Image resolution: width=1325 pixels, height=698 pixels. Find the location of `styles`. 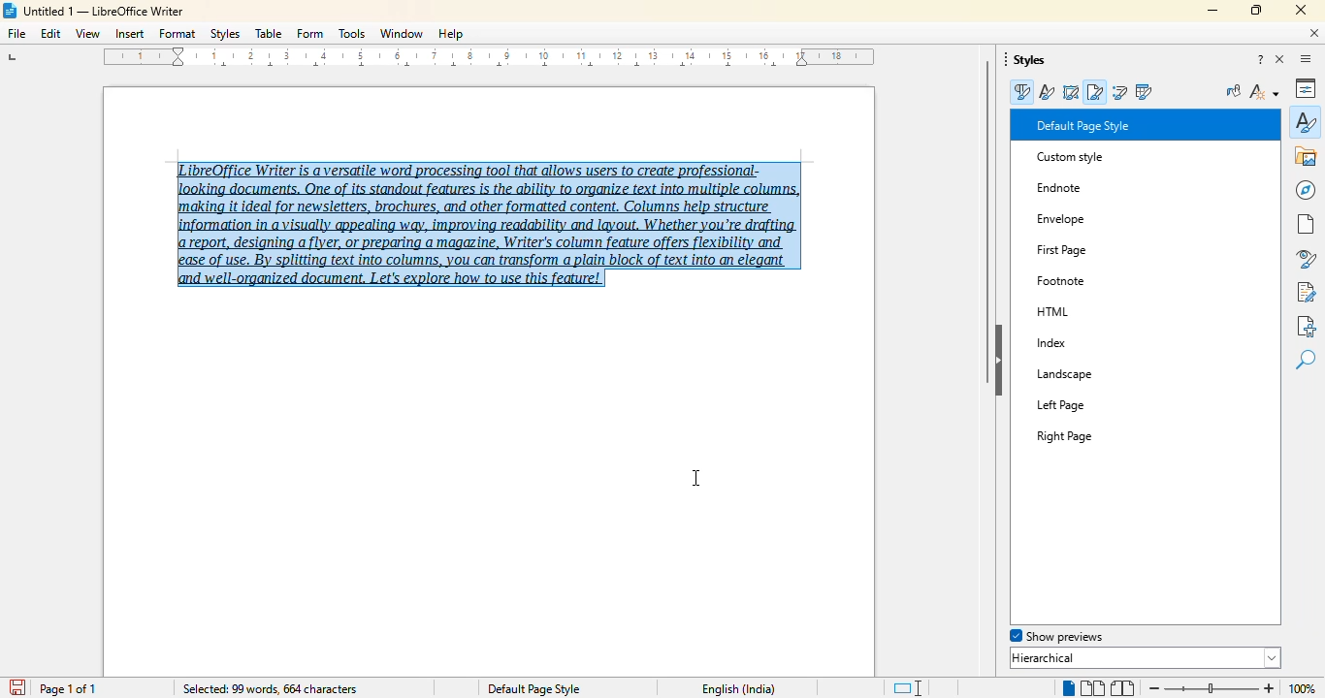

styles is located at coordinates (1306, 121).